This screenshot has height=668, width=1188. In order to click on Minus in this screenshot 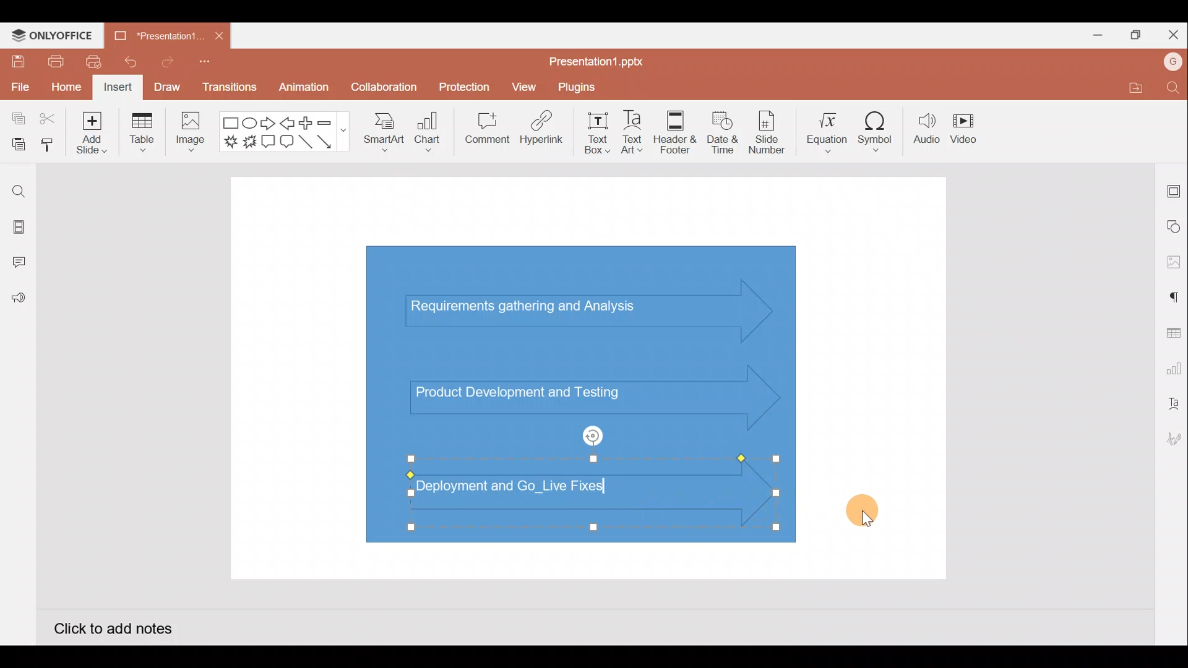, I will do `click(331, 122)`.